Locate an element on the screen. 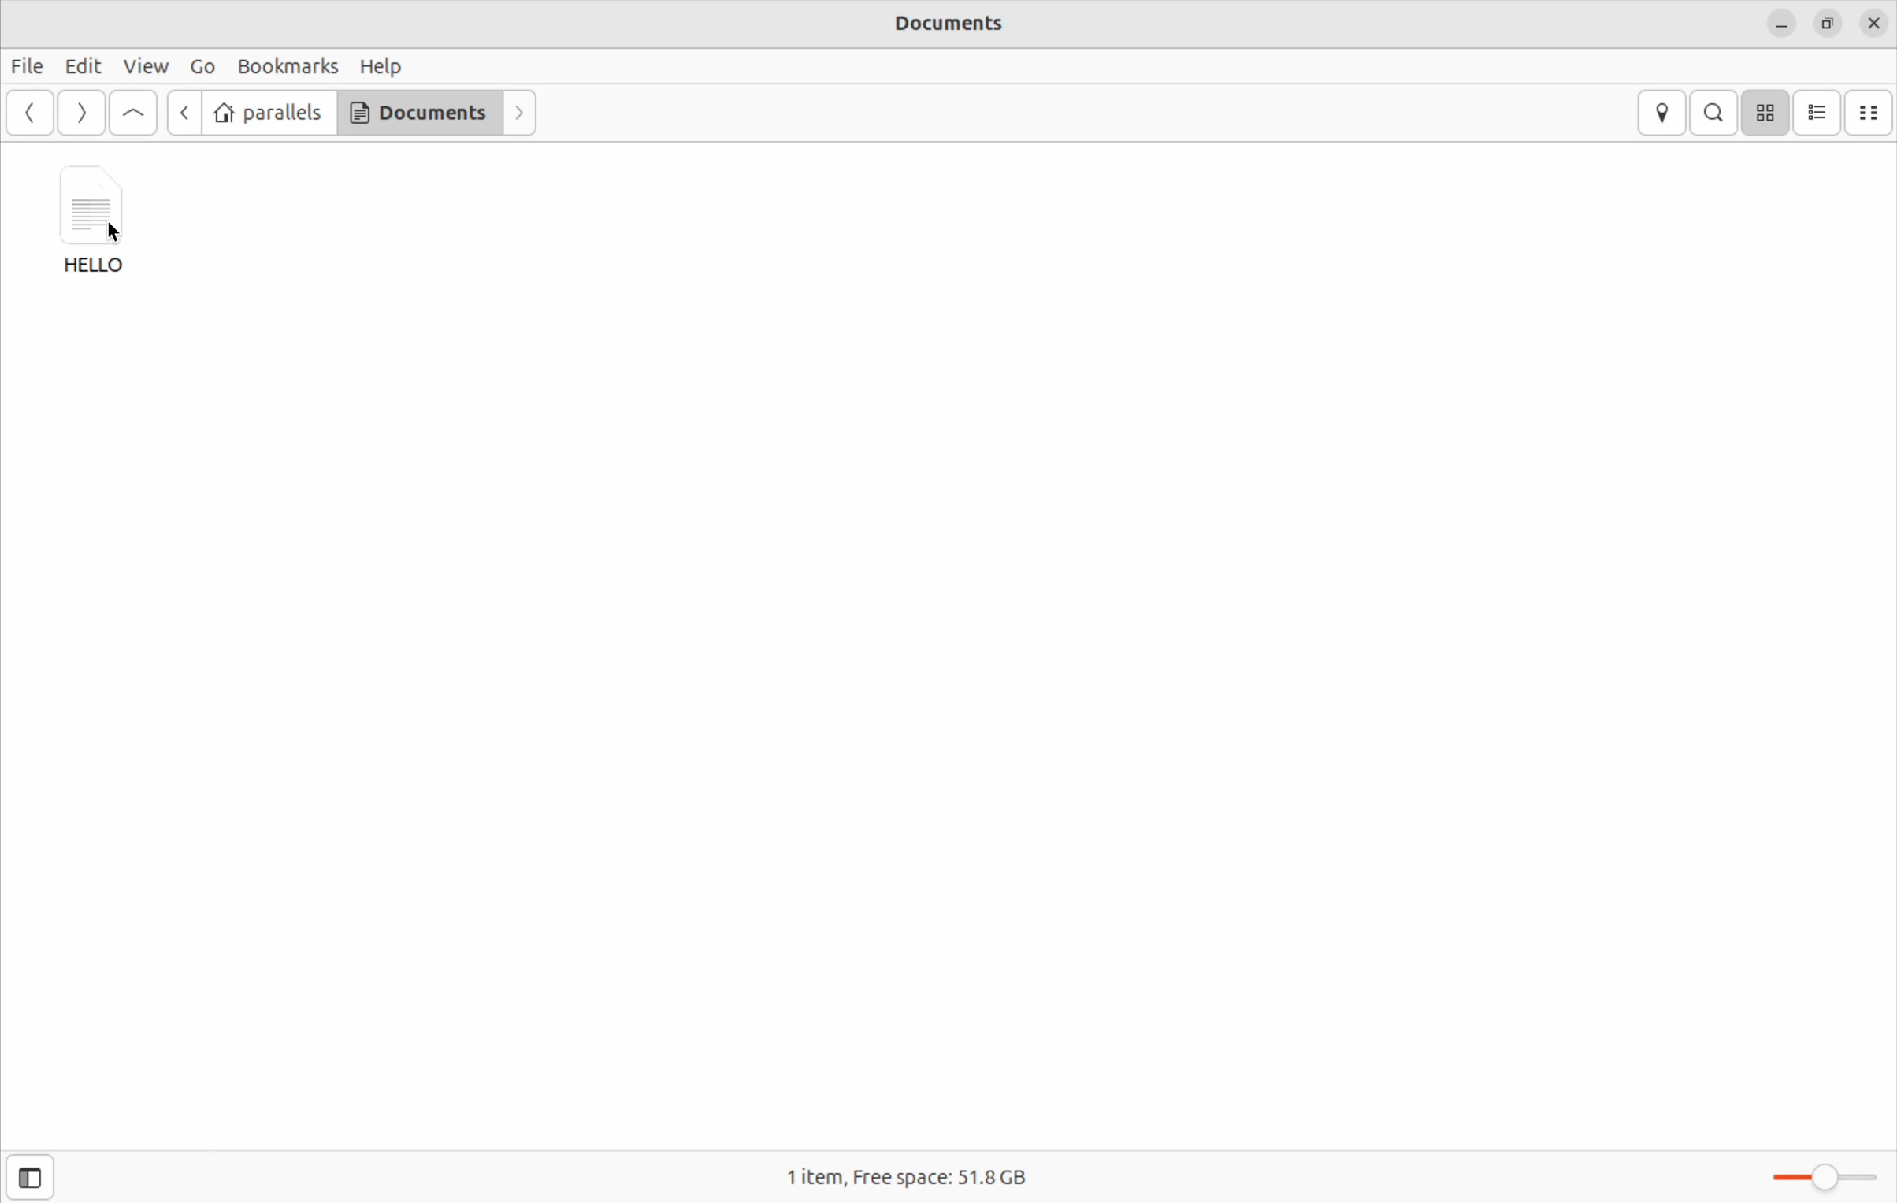 The width and height of the screenshot is (1897, 1203). Close is located at coordinates (1874, 22).